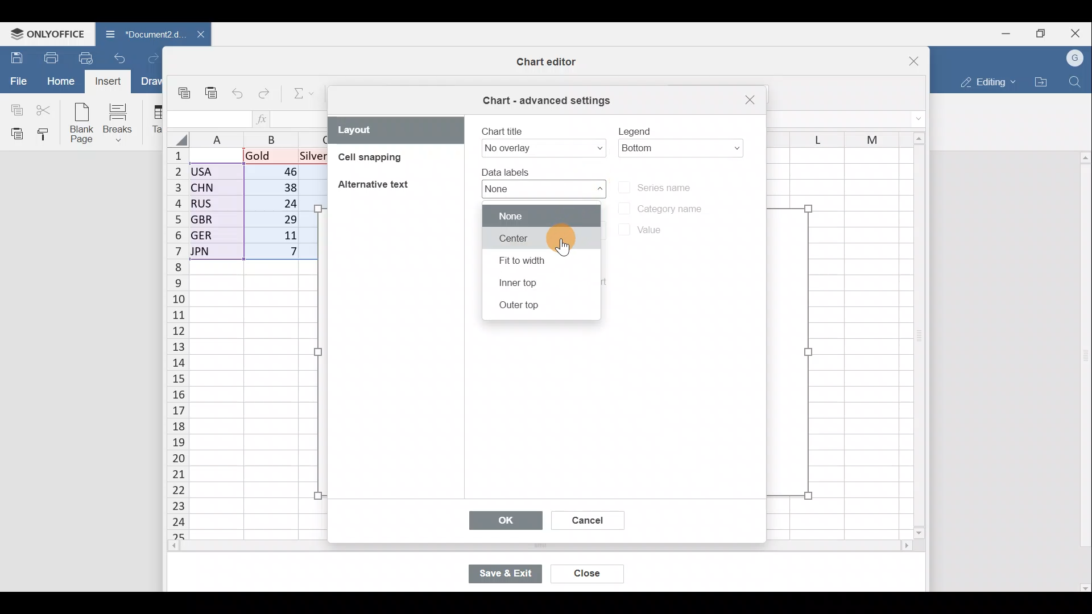 The image size is (1092, 614). I want to click on Save & exit, so click(511, 575).